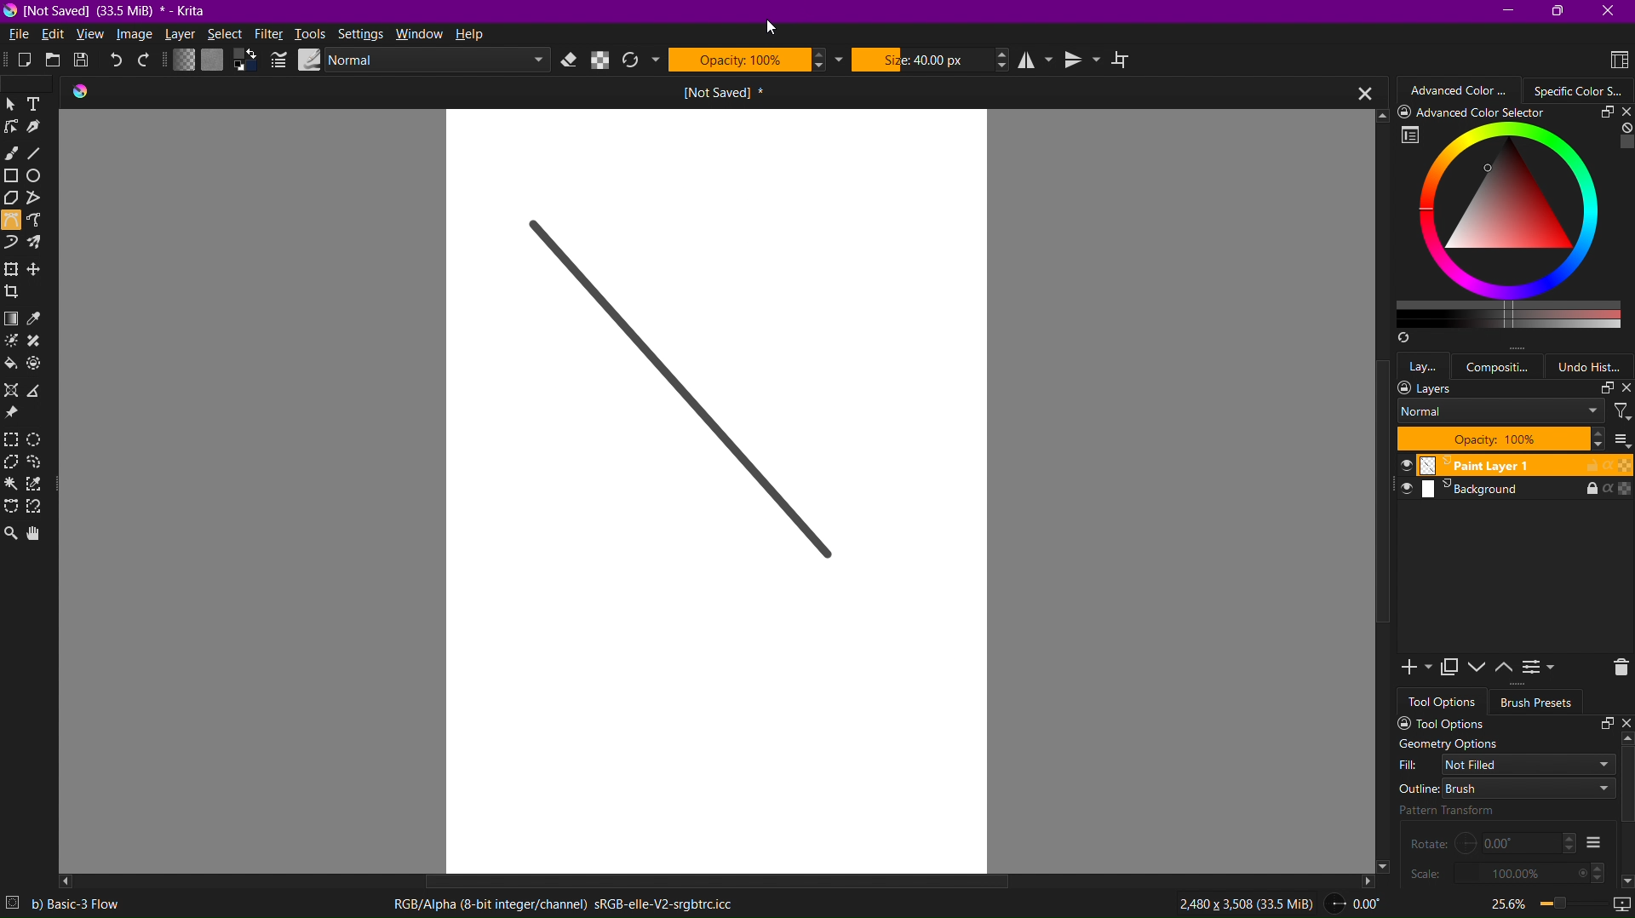 Image resolution: width=1635 pixels, height=918 pixels. Describe the element at coordinates (1480, 668) in the screenshot. I see `Move Layer or Mask Down` at that location.